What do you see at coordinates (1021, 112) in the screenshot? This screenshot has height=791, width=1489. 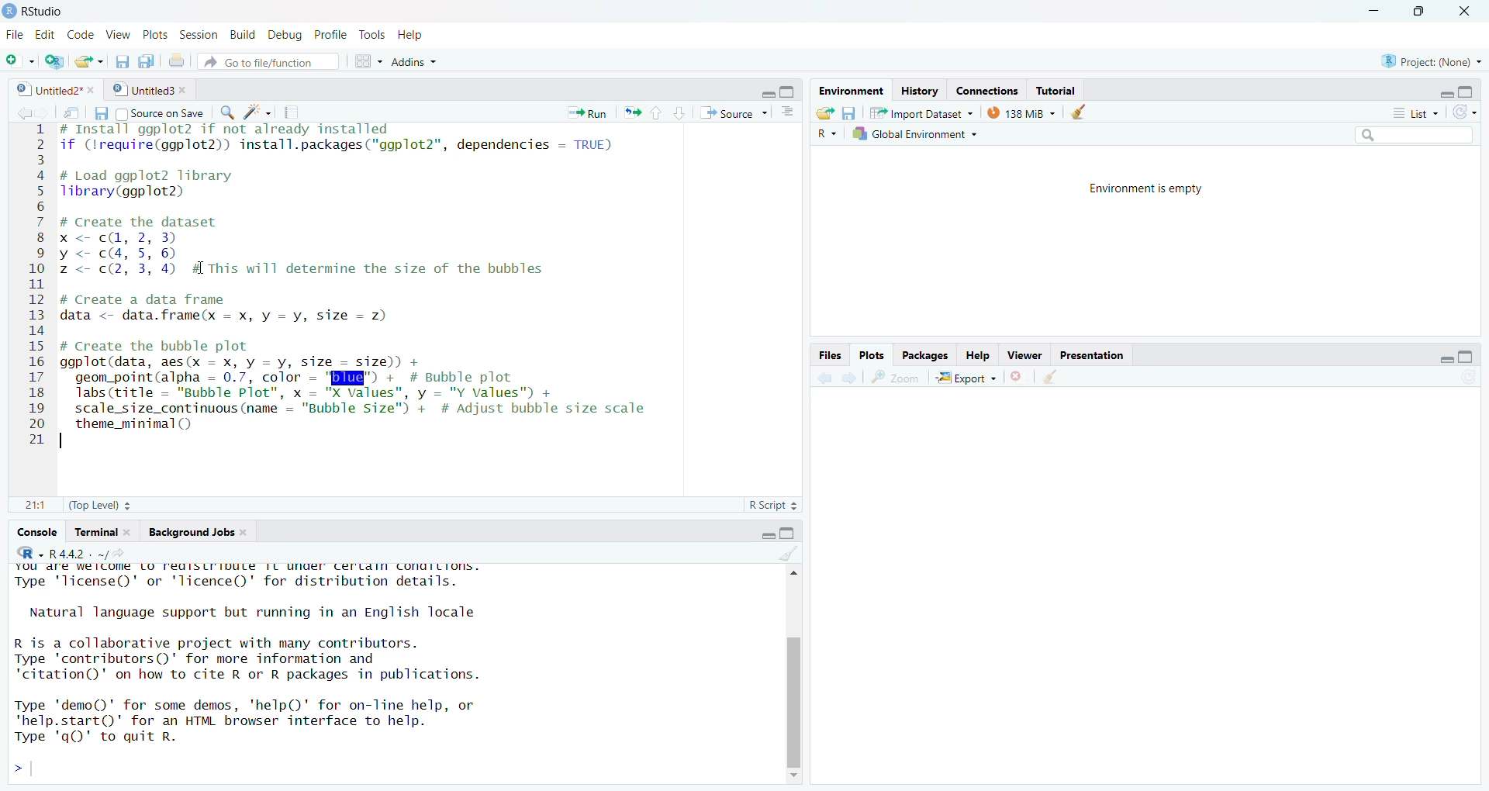 I see `138 MB` at bounding box center [1021, 112].